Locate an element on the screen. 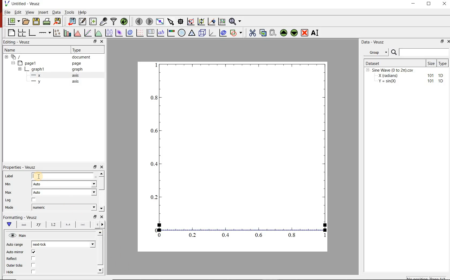 The image size is (450, 280). print is located at coordinates (47, 22).